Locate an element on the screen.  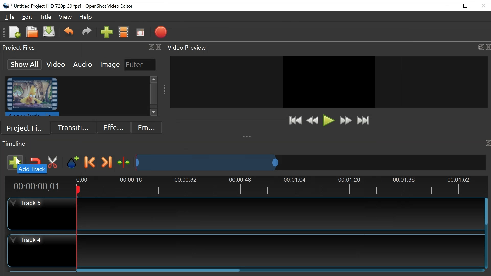
Scroll down is located at coordinates (154, 112).